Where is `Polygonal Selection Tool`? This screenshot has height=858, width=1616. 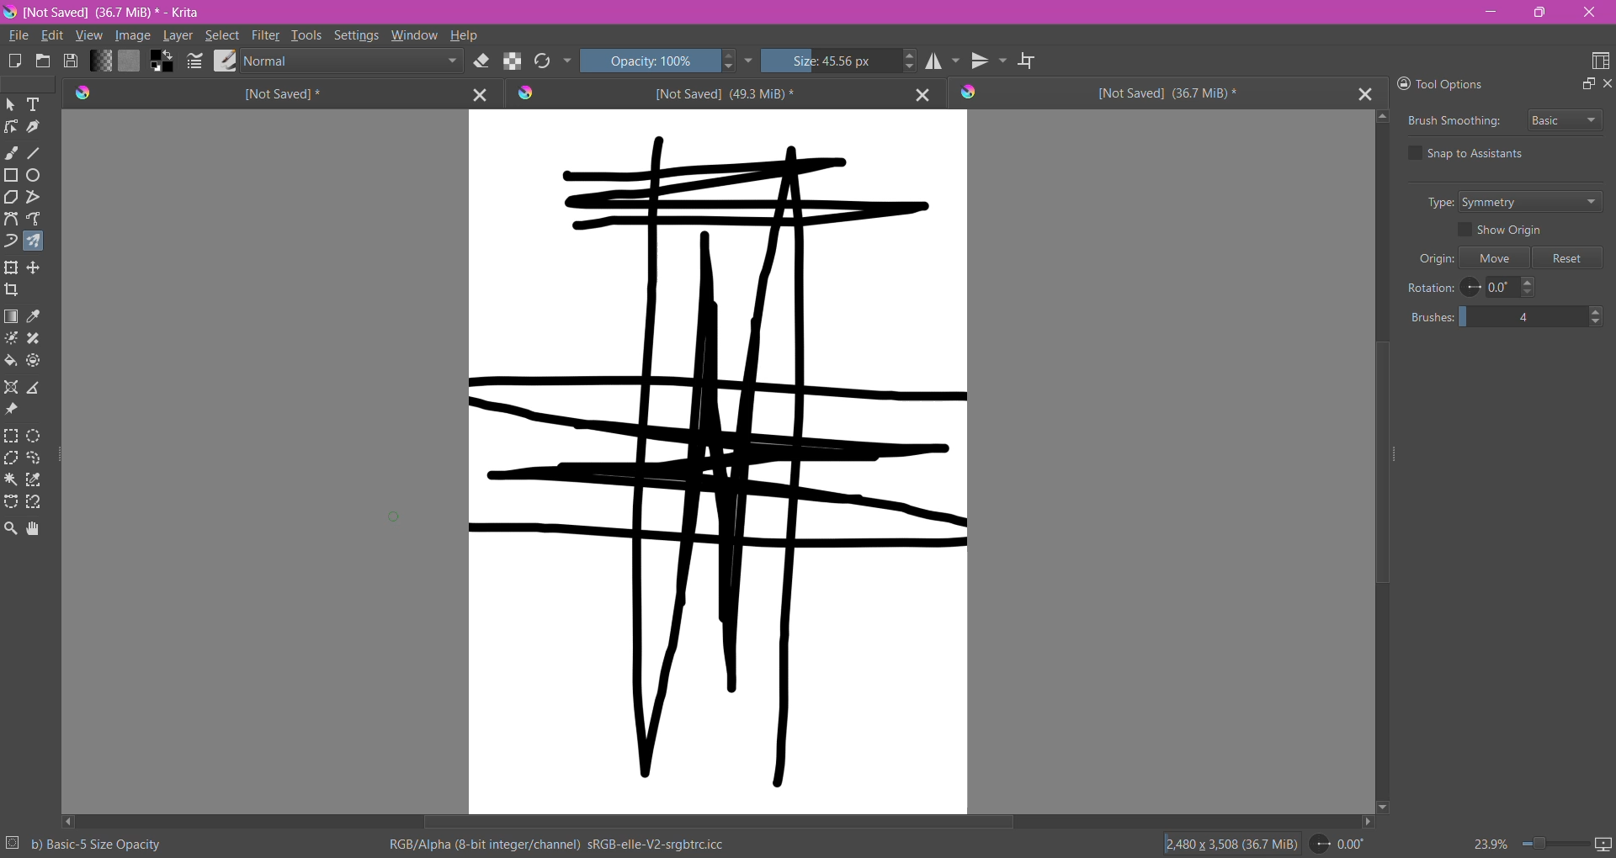
Polygonal Selection Tool is located at coordinates (12, 458).